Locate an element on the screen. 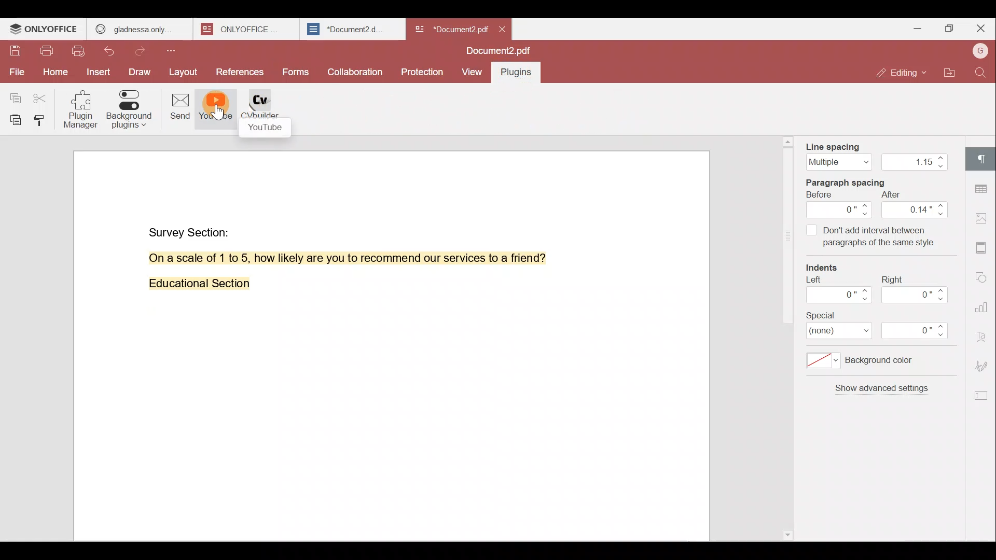 The width and height of the screenshot is (996, 560). Chart settings is located at coordinates (984, 302).